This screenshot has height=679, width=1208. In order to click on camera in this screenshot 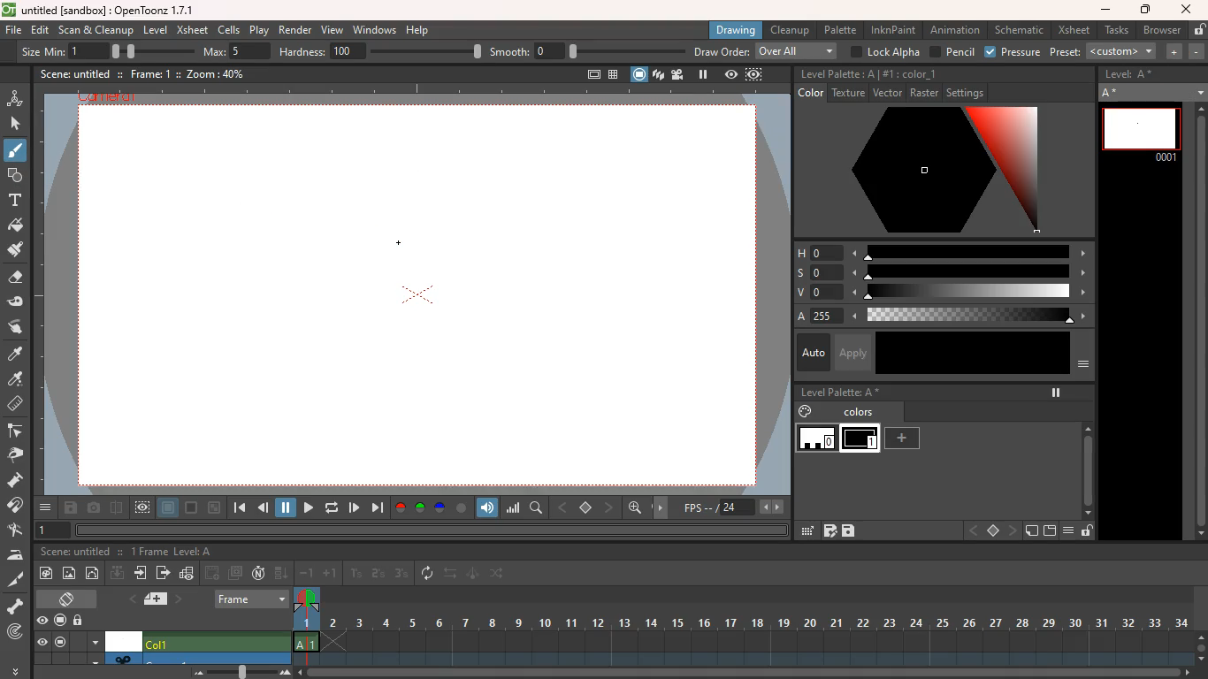, I will do `click(94, 508)`.